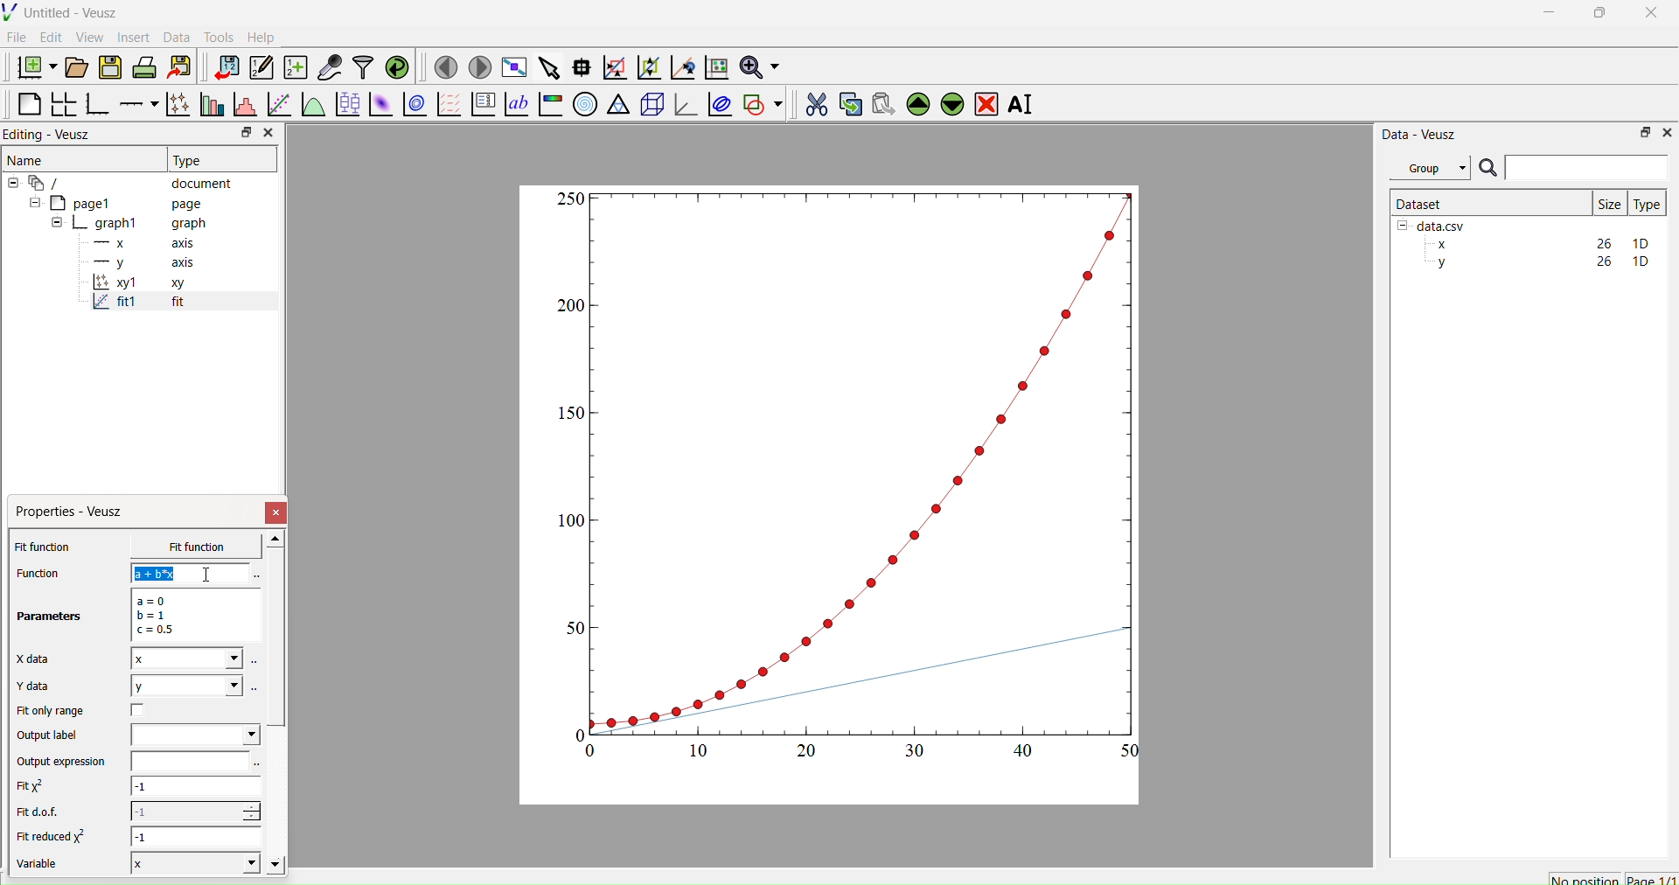 The image size is (1679, 885). I want to click on Export to graphics format, so click(179, 68).